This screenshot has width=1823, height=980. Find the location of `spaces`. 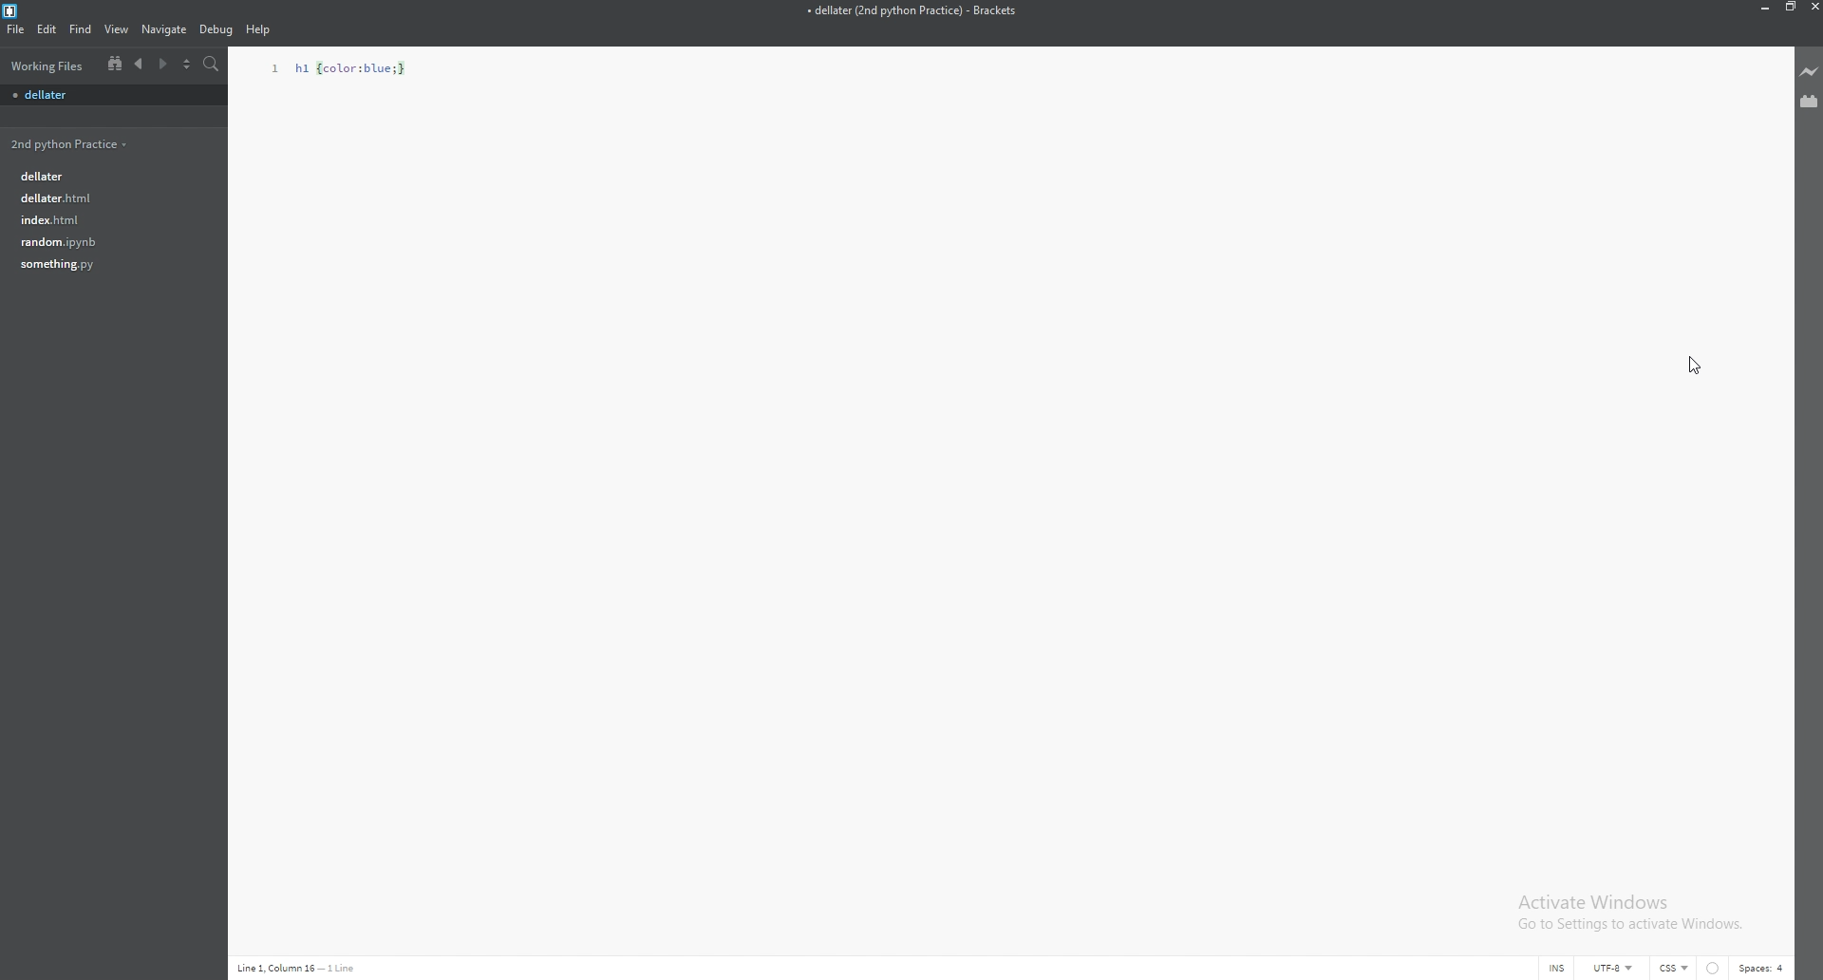

spaces is located at coordinates (1763, 968).